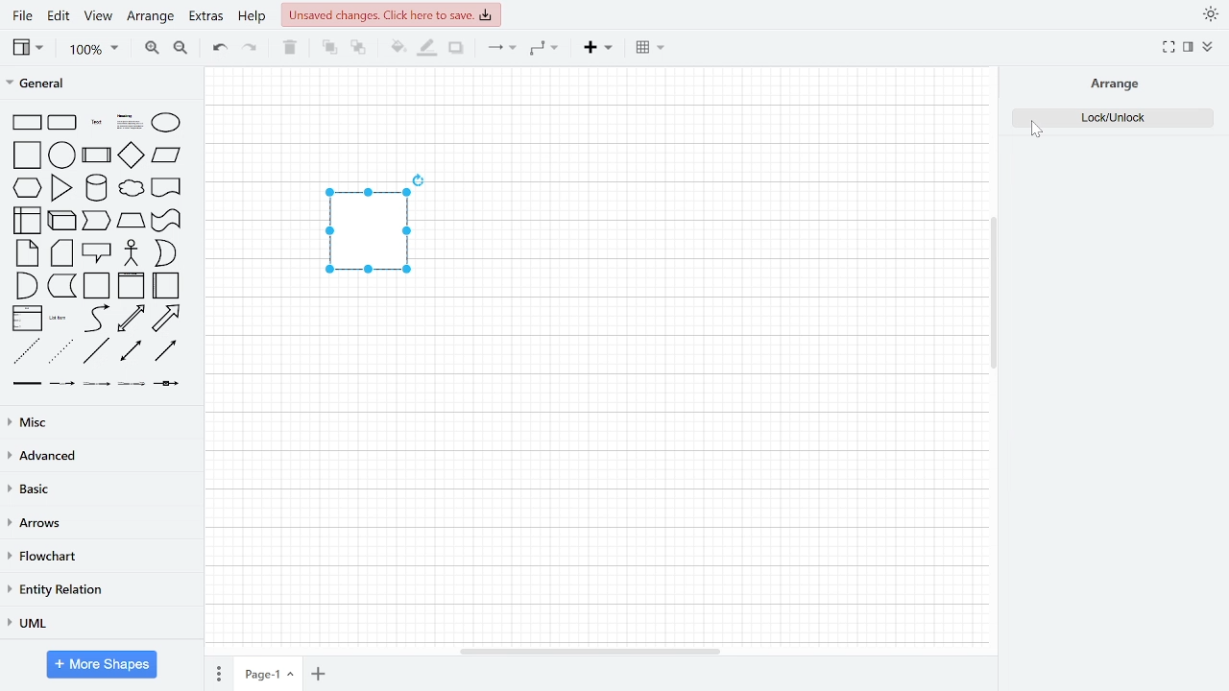  What do you see at coordinates (425, 47) in the screenshot?
I see `fill line` at bounding box center [425, 47].